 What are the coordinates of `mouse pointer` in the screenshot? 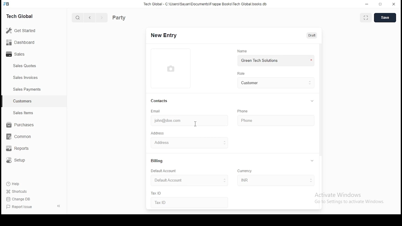 It's located at (196, 124).